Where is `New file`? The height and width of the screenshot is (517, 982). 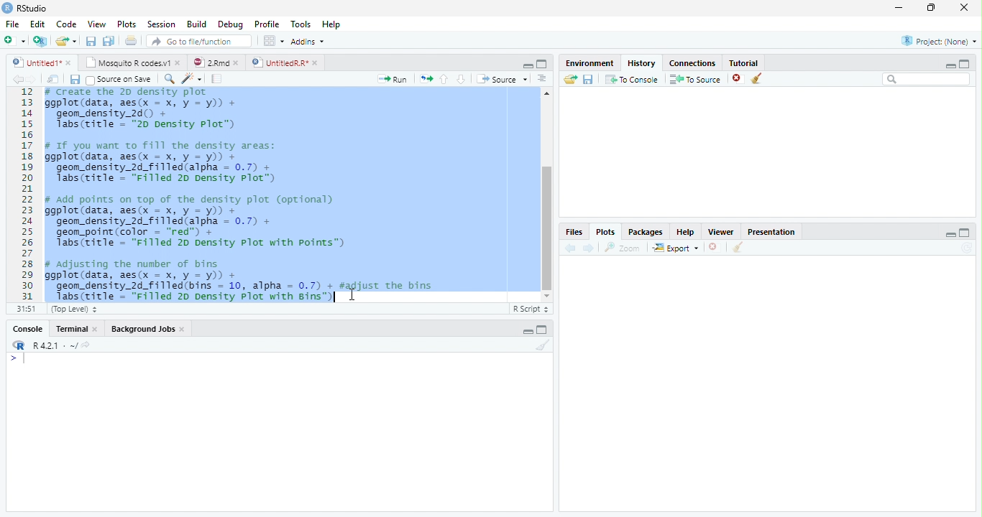
New file is located at coordinates (14, 41).